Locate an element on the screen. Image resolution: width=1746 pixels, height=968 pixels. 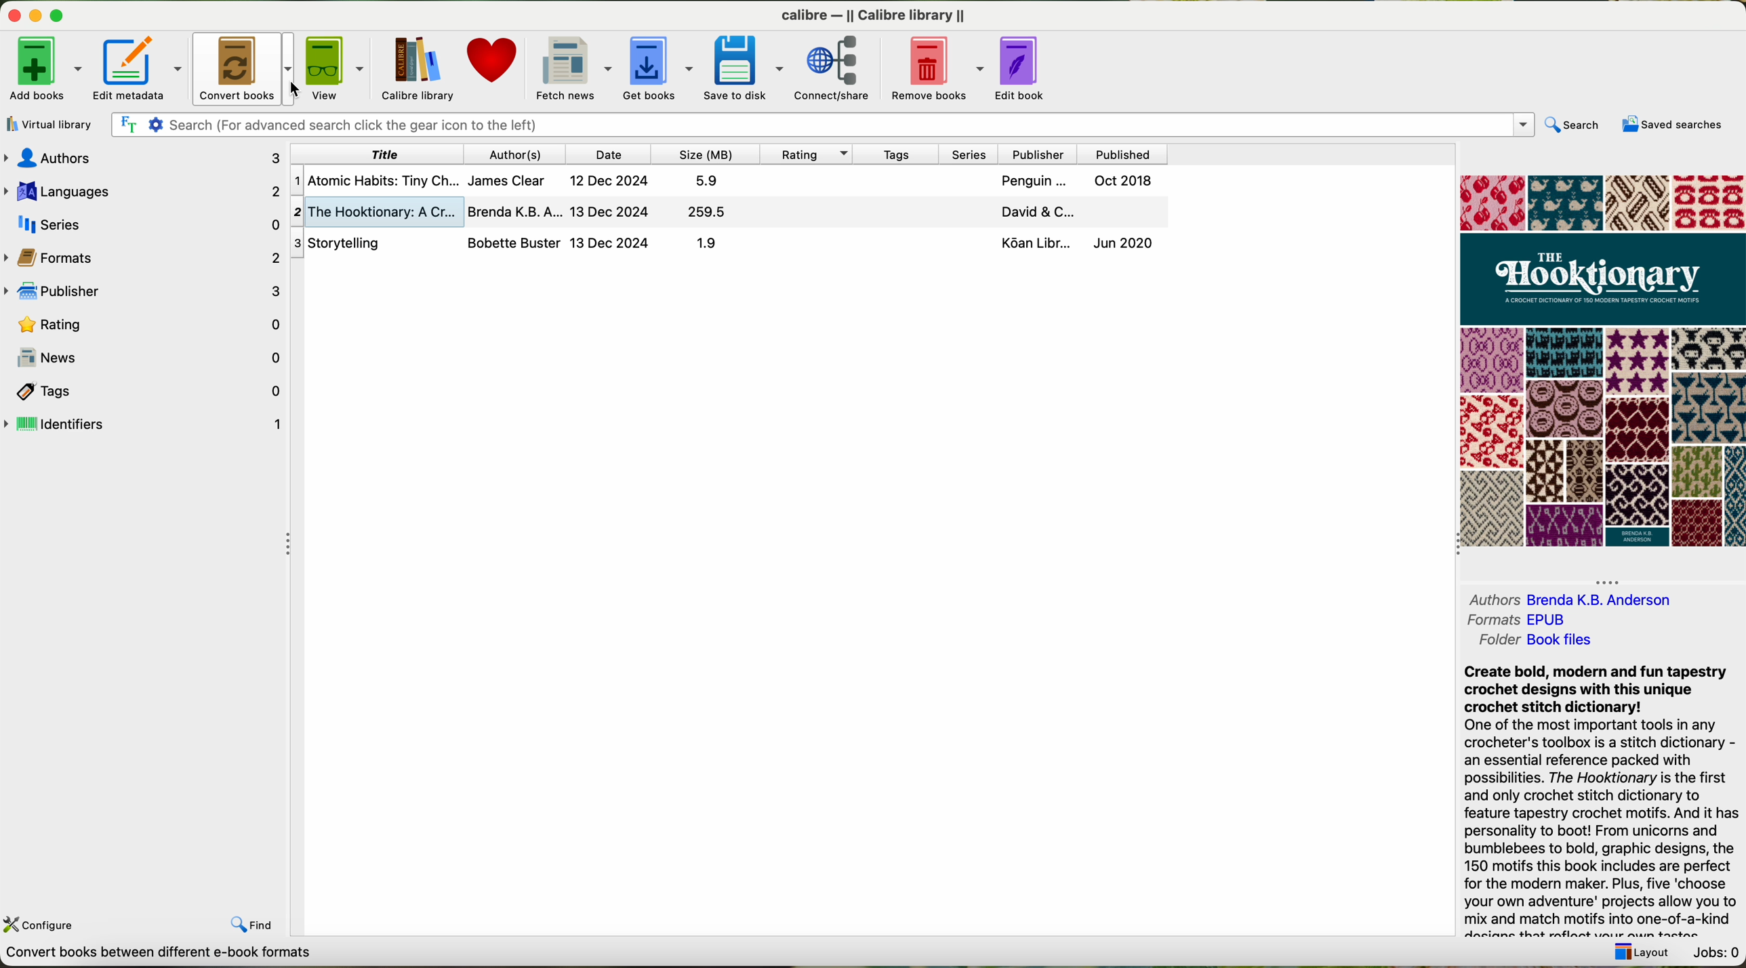
title is located at coordinates (378, 155).